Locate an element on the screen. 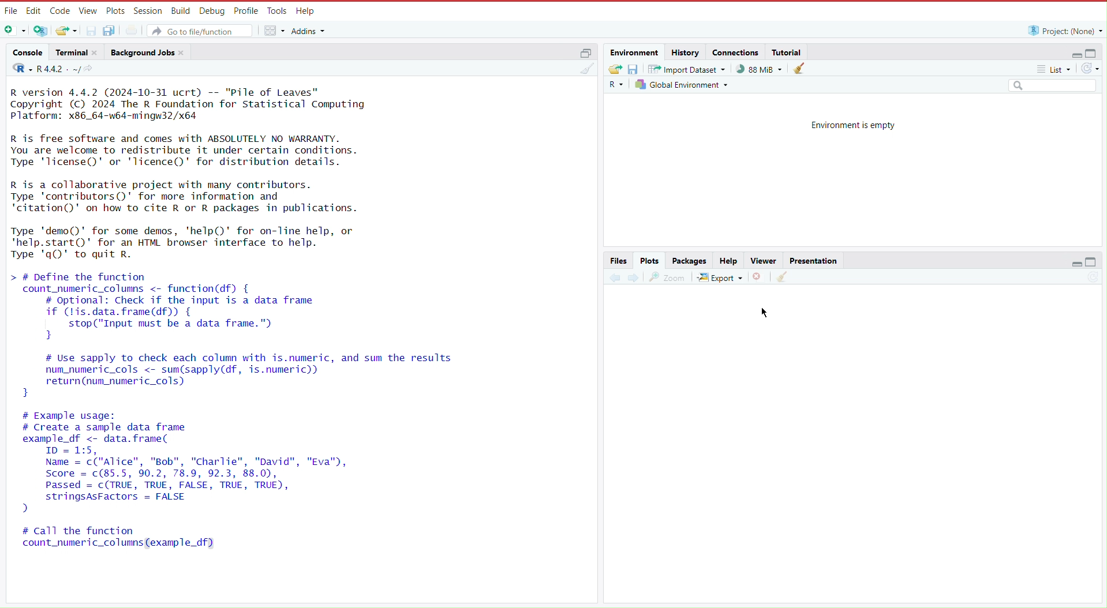 This screenshot has height=608, width=1107. List is located at coordinates (1056, 71).